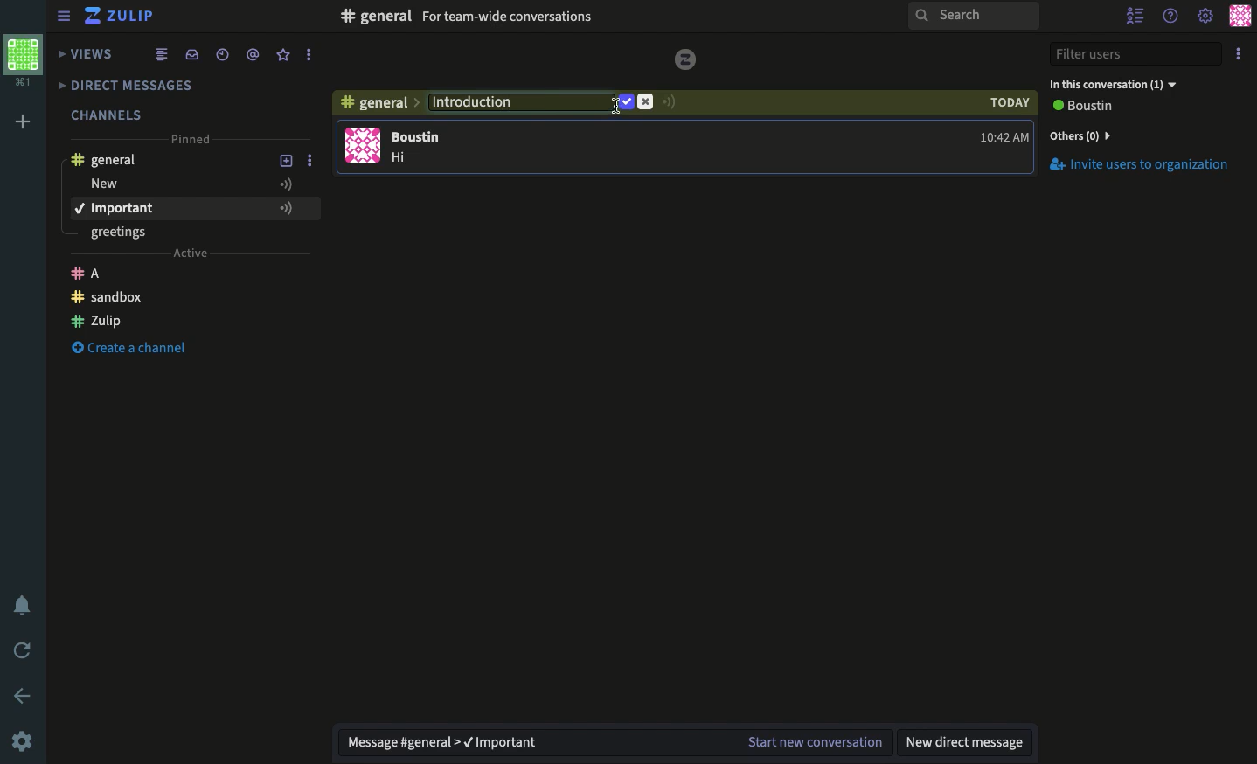 The image size is (1257, 764). I want to click on Settings, so click(24, 740).